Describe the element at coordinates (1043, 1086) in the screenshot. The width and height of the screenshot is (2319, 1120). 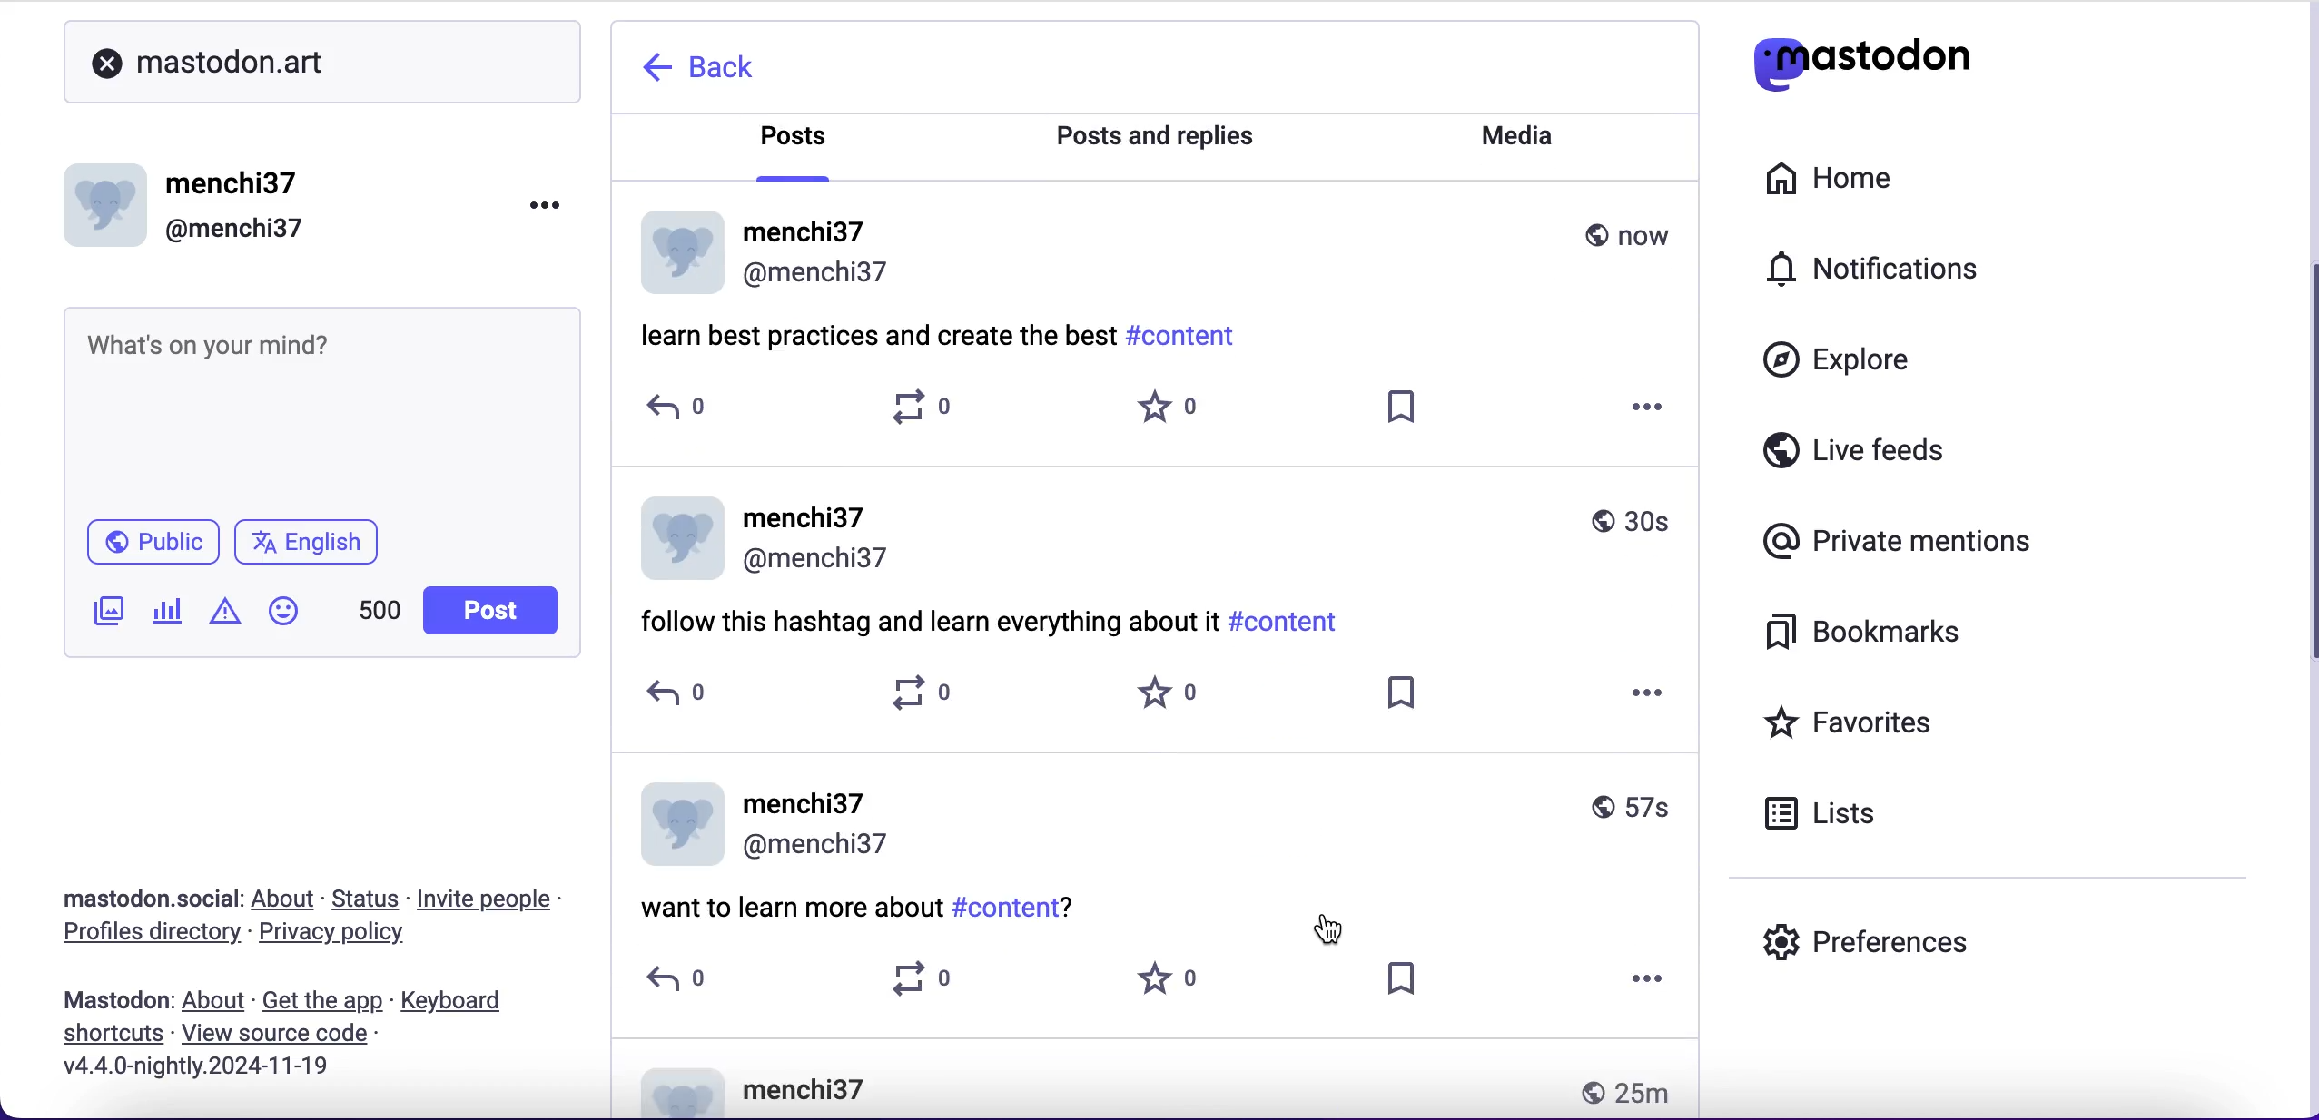
I see `post` at that location.